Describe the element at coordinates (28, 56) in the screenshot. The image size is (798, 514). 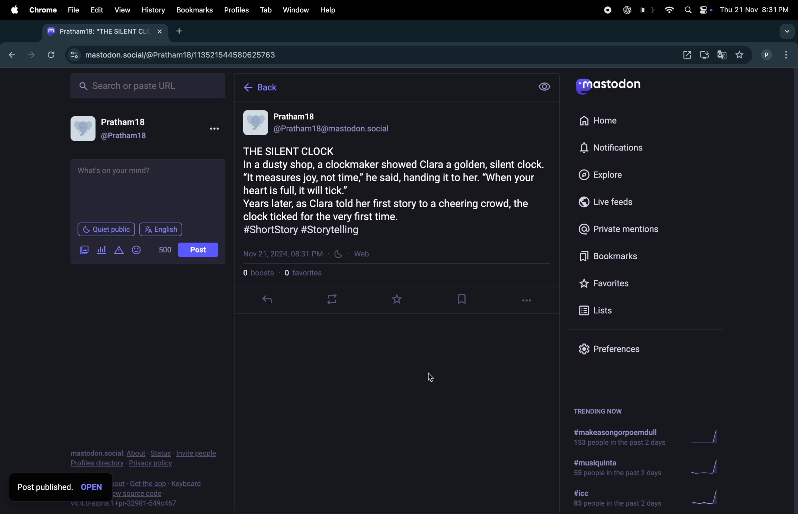
I see `forward` at that location.